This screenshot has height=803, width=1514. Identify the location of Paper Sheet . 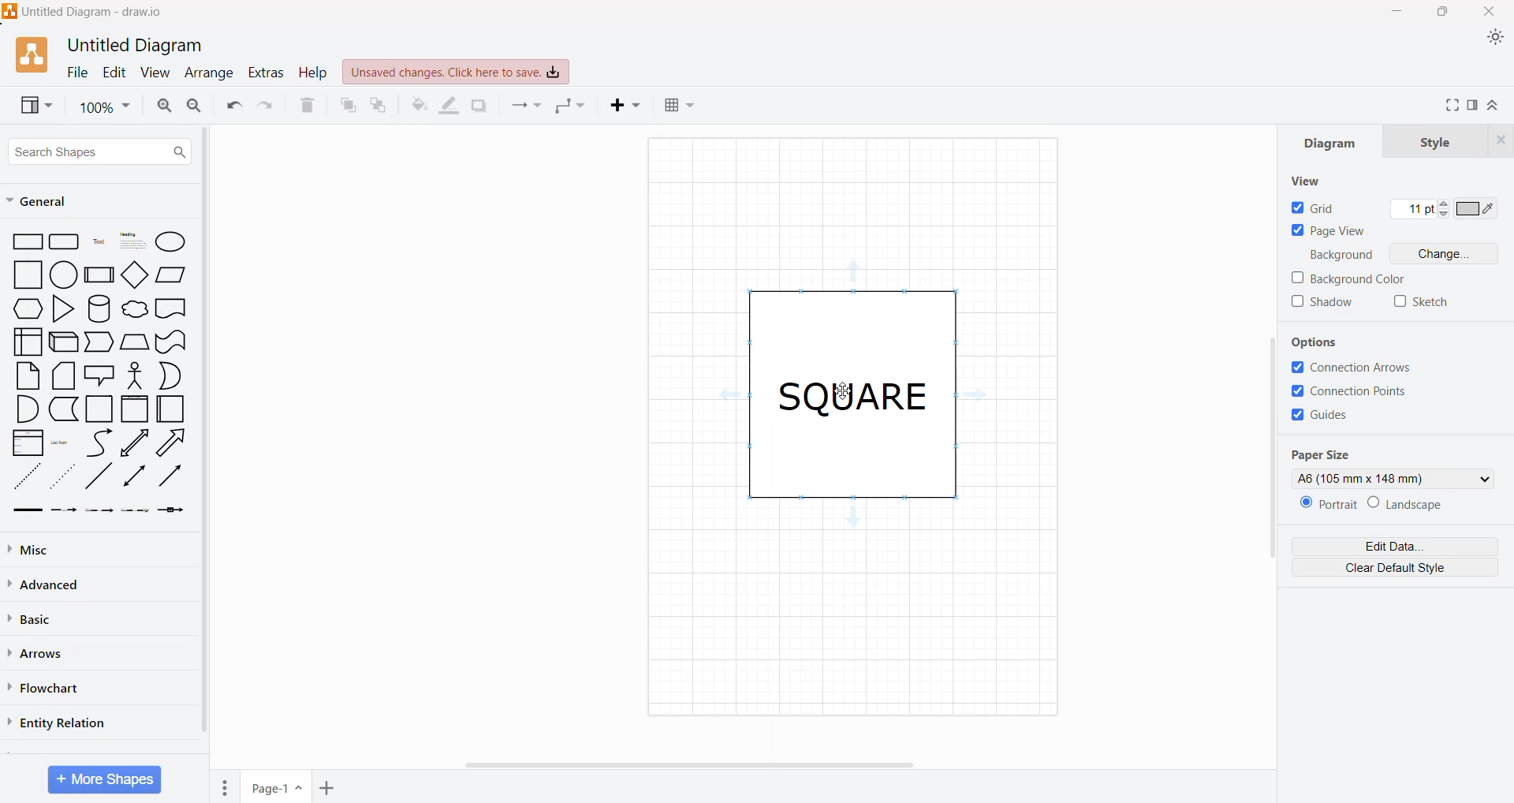
(28, 375).